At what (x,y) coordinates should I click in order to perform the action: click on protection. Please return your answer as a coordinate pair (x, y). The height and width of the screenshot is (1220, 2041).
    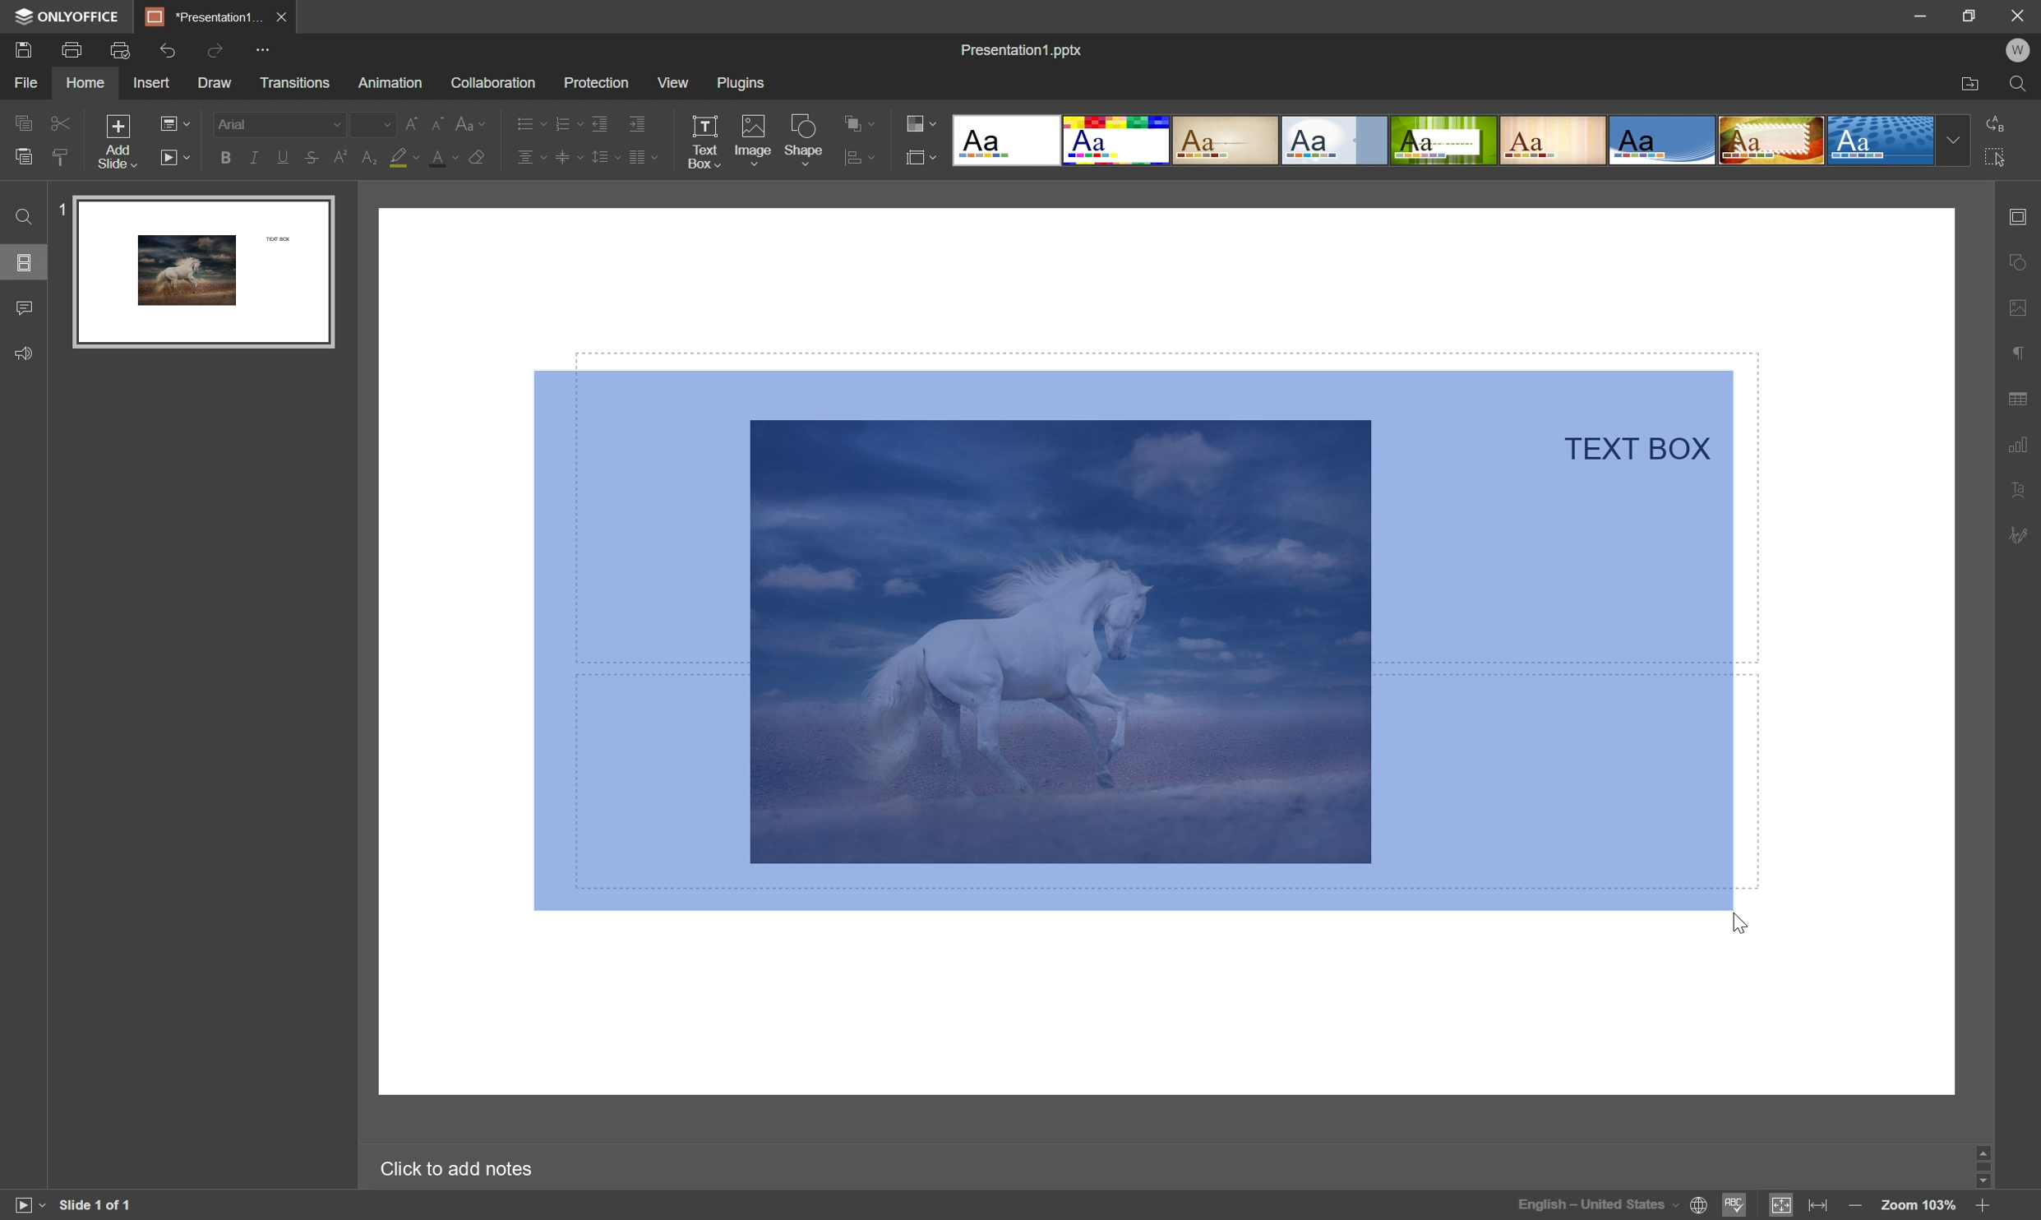
    Looking at the image, I should click on (594, 83).